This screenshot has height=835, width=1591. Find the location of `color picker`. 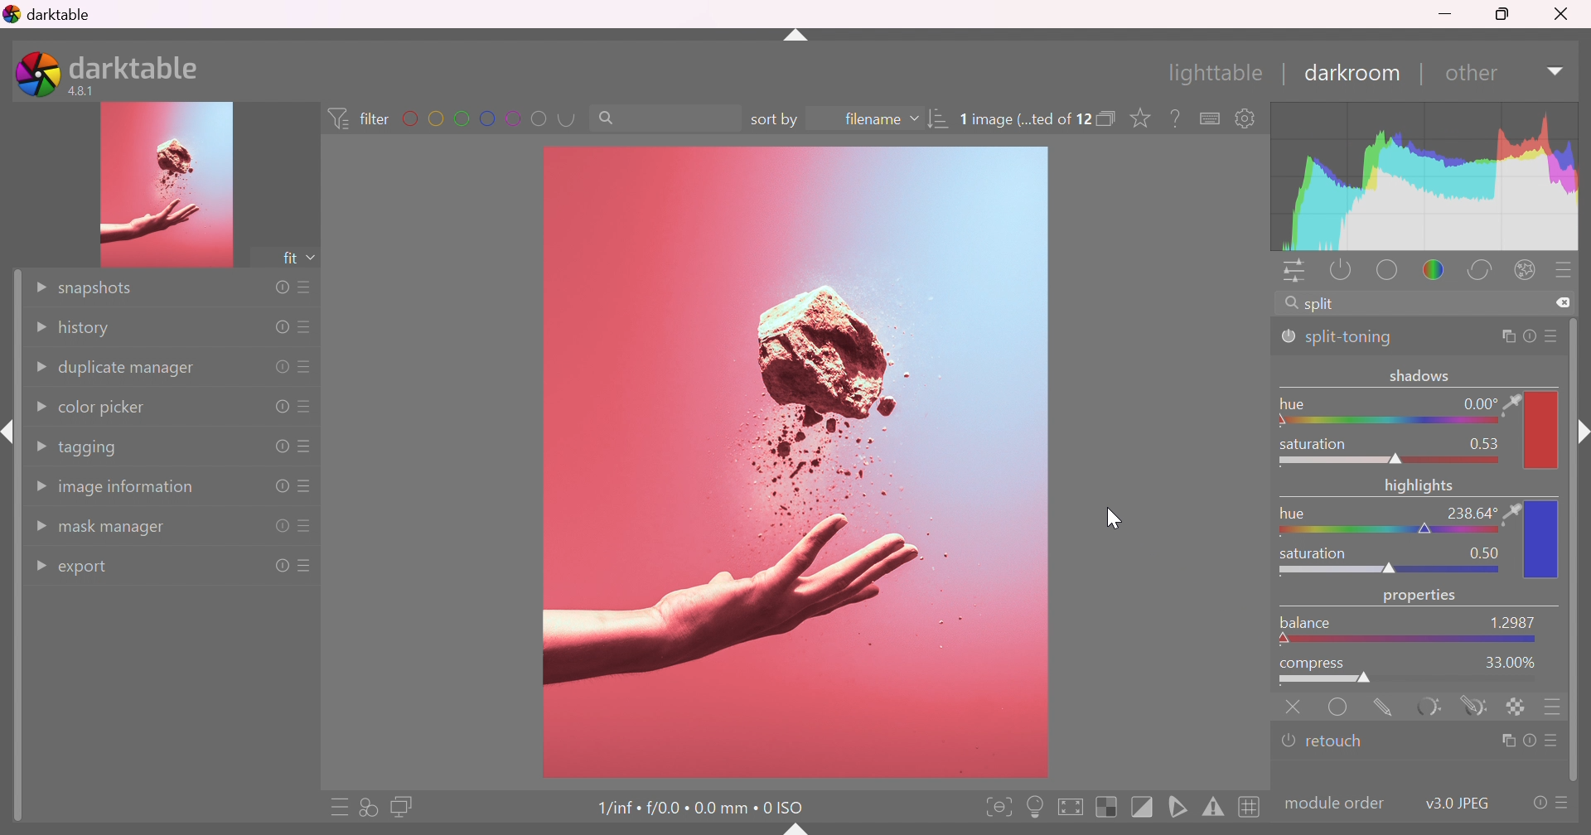

color picker is located at coordinates (1510, 402).